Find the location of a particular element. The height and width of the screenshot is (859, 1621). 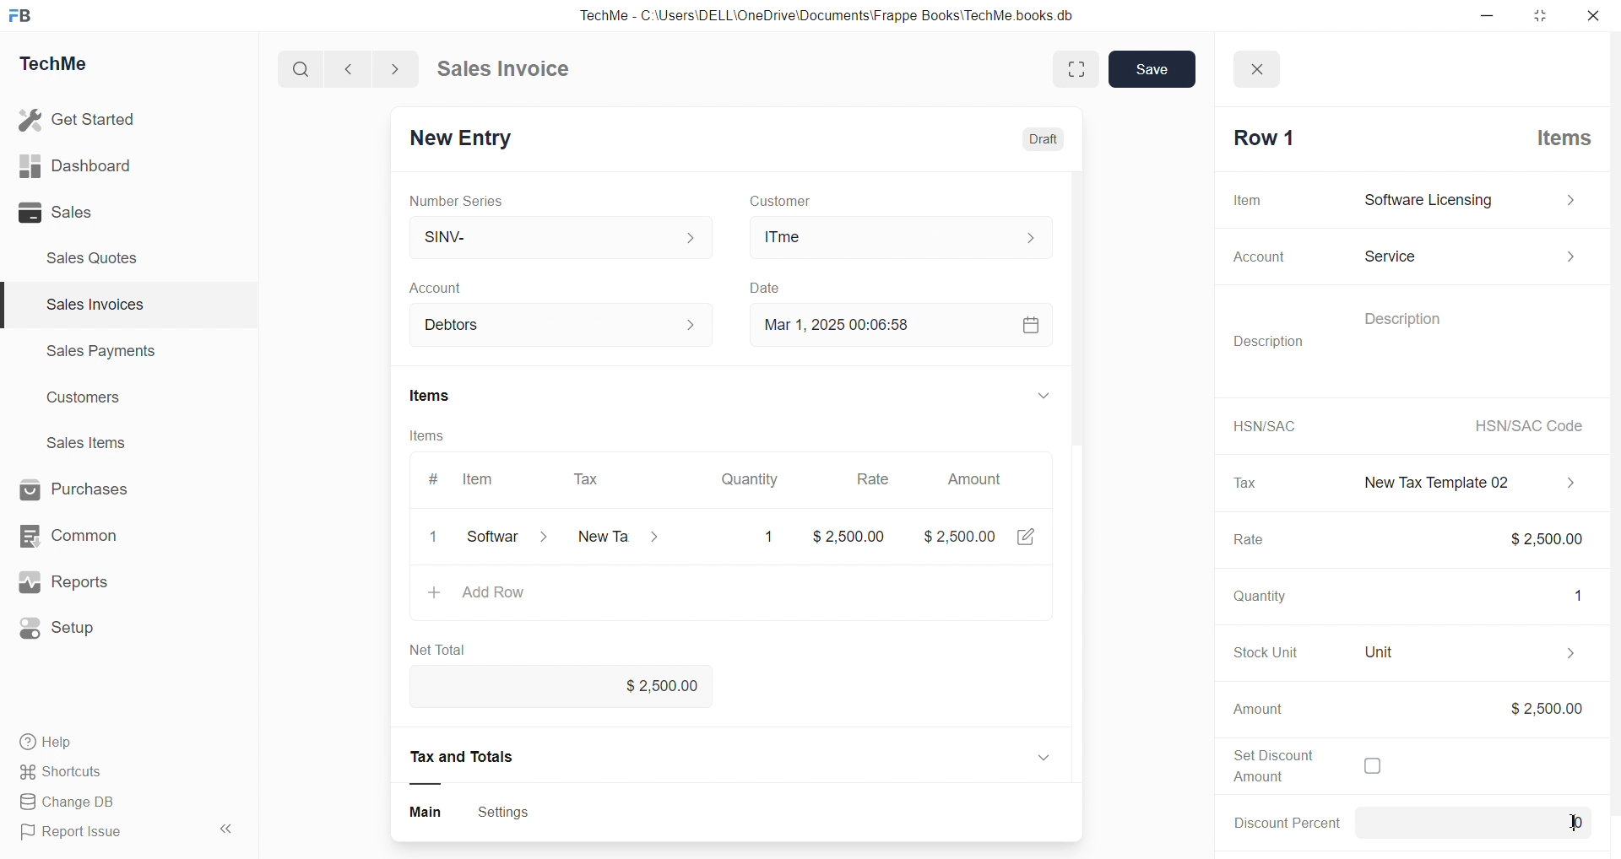

New Tax Template 02 > is located at coordinates (1461, 480).